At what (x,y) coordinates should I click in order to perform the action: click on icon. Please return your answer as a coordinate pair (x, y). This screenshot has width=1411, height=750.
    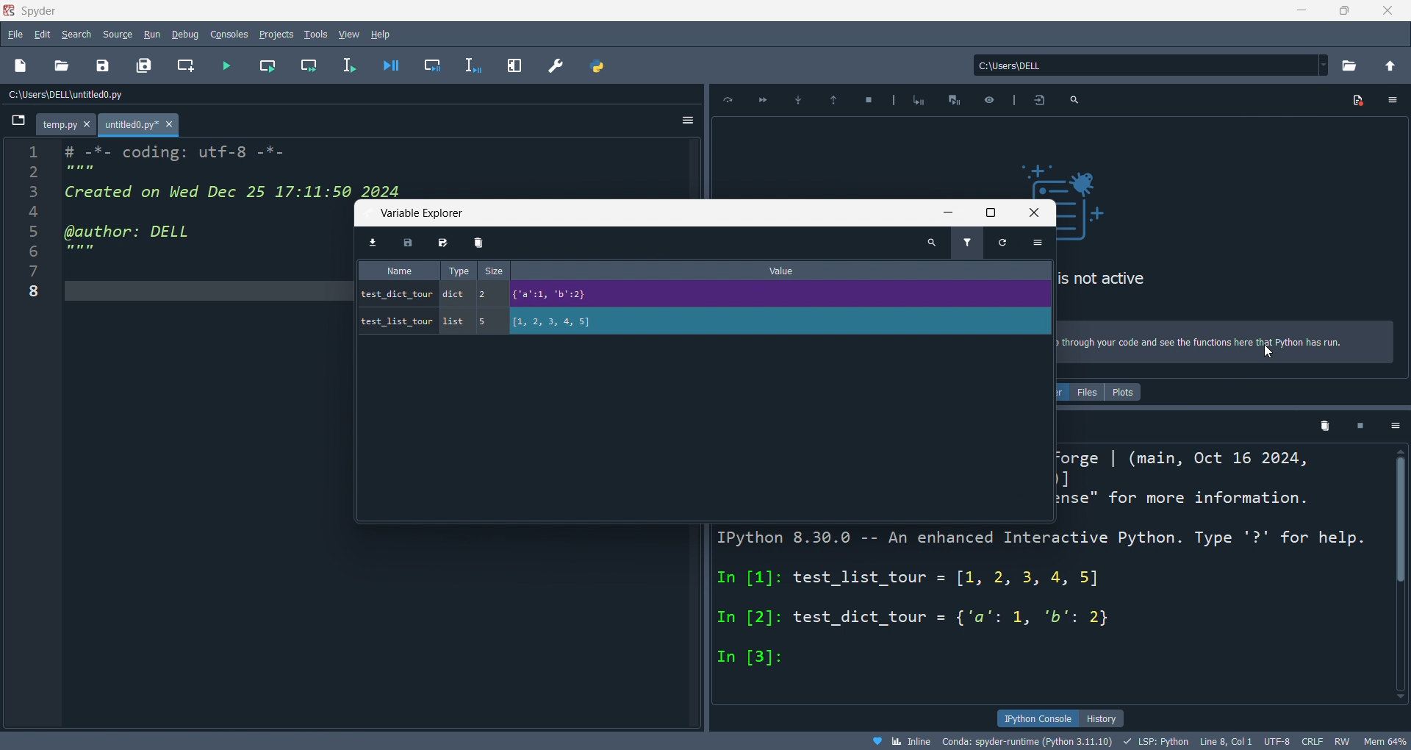
    Looking at the image, I should click on (1085, 203).